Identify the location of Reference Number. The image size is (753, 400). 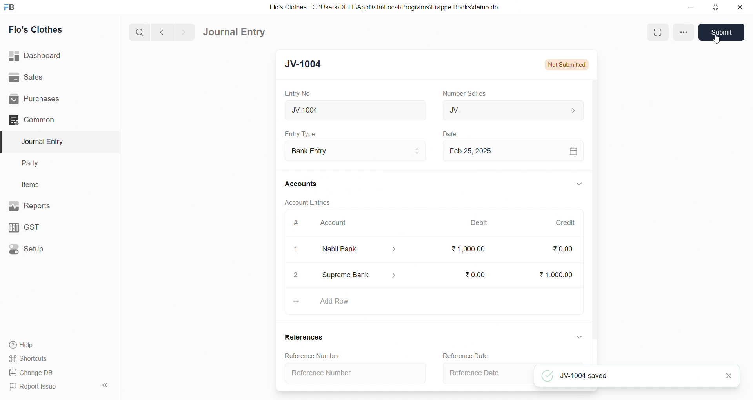
(311, 355).